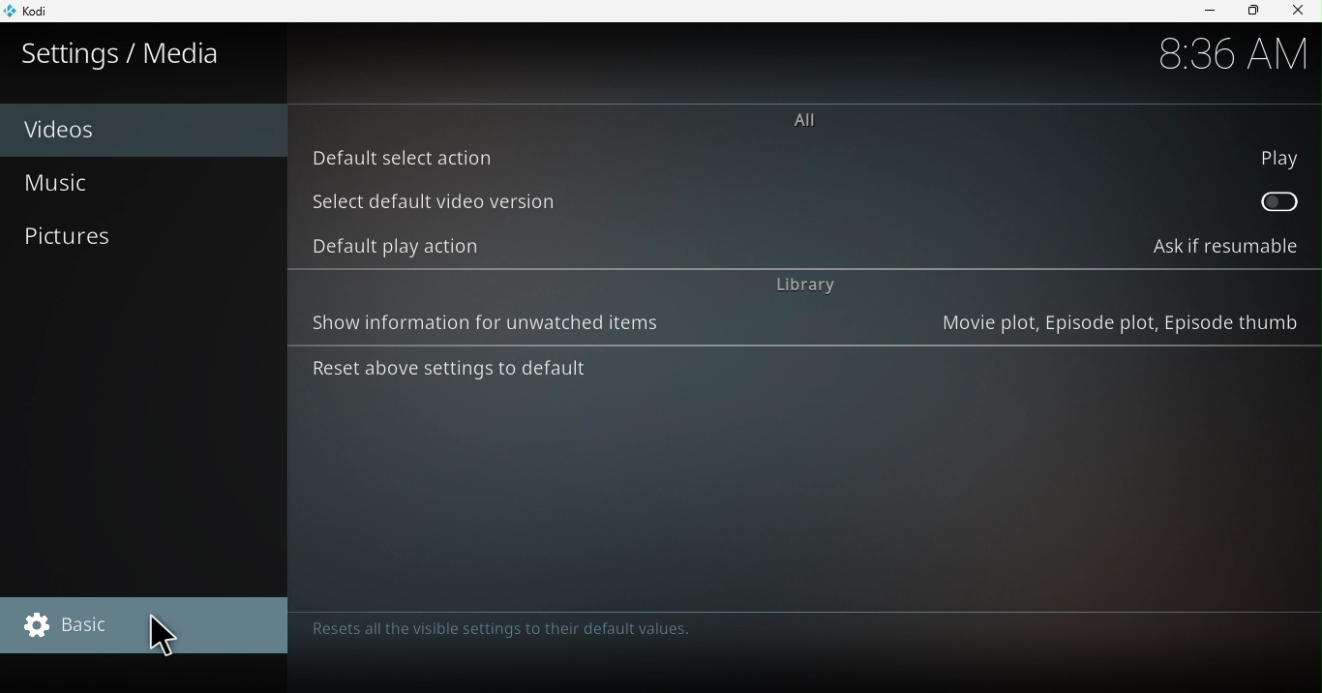 This screenshot has width=1322, height=693. Describe the element at coordinates (807, 285) in the screenshot. I see `Library` at that location.